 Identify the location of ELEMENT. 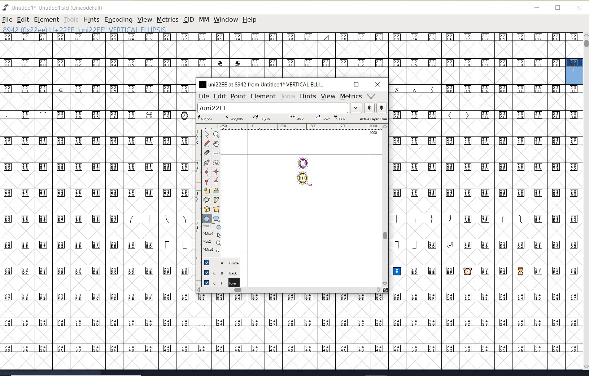
(46, 19).